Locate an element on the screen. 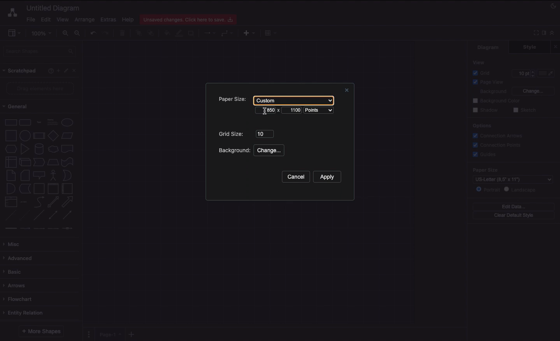  Custom is located at coordinates (292, 100).